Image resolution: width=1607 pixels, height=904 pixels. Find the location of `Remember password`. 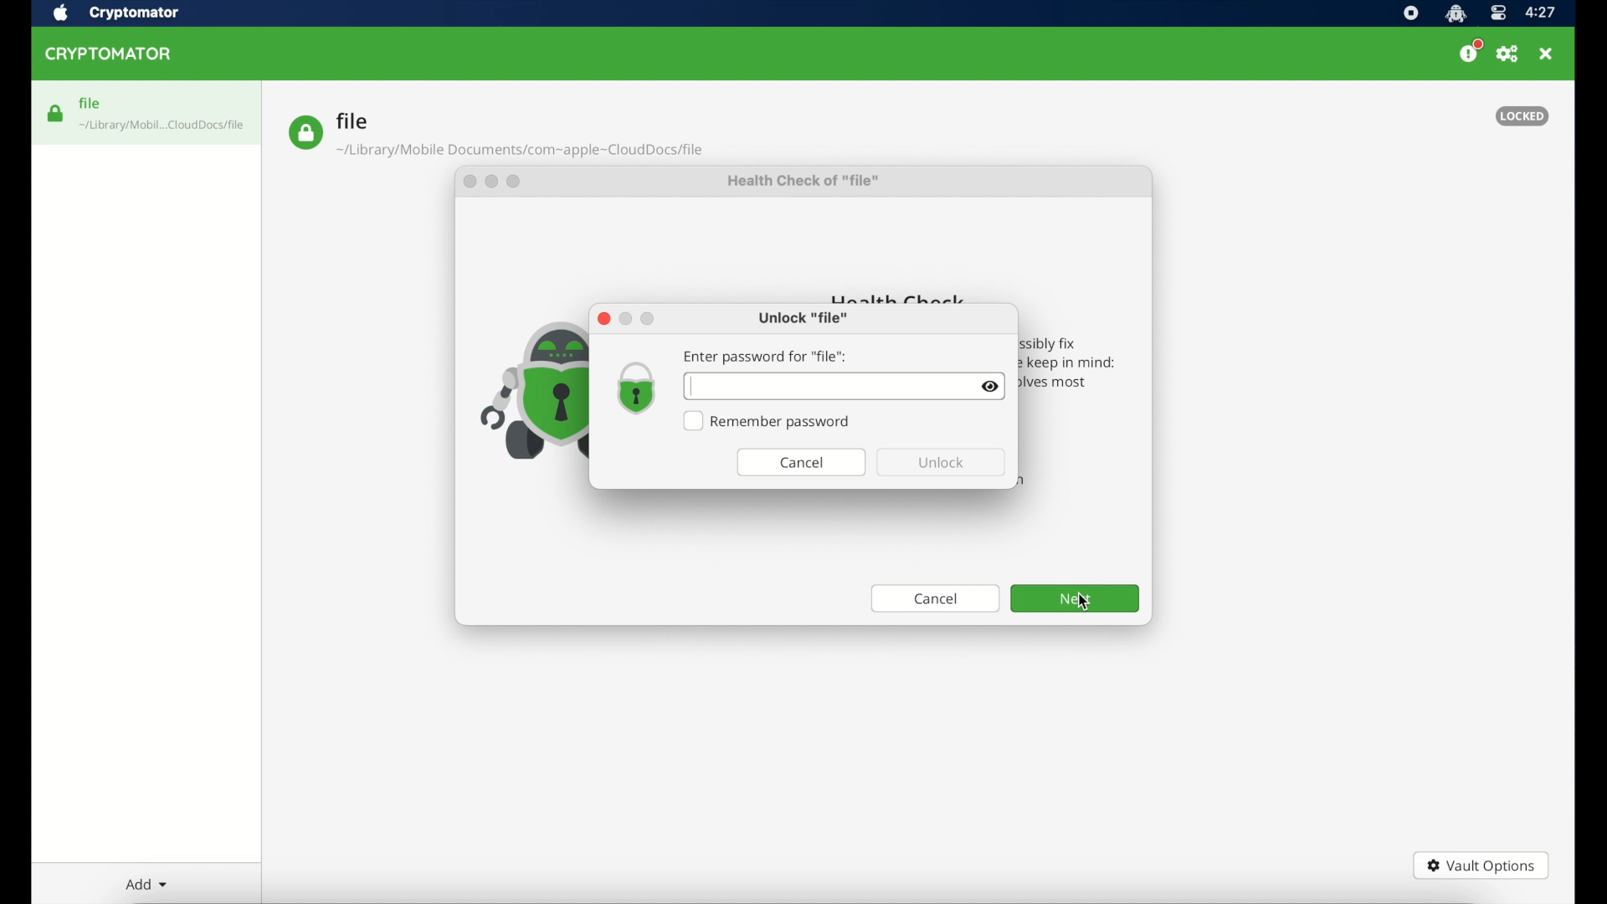

Remember password is located at coordinates (768, 422).